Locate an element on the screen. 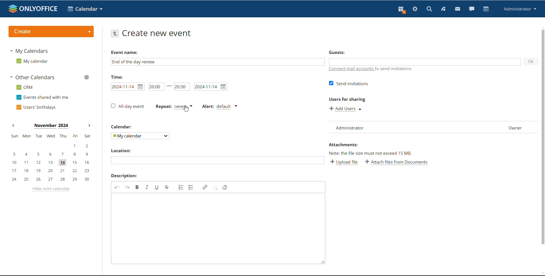  add users is located at coordinates (346, 109).